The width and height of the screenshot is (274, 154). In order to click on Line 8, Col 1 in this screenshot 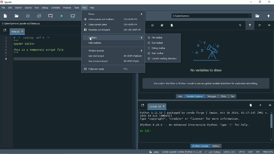, I will do `click(229, 152)`.